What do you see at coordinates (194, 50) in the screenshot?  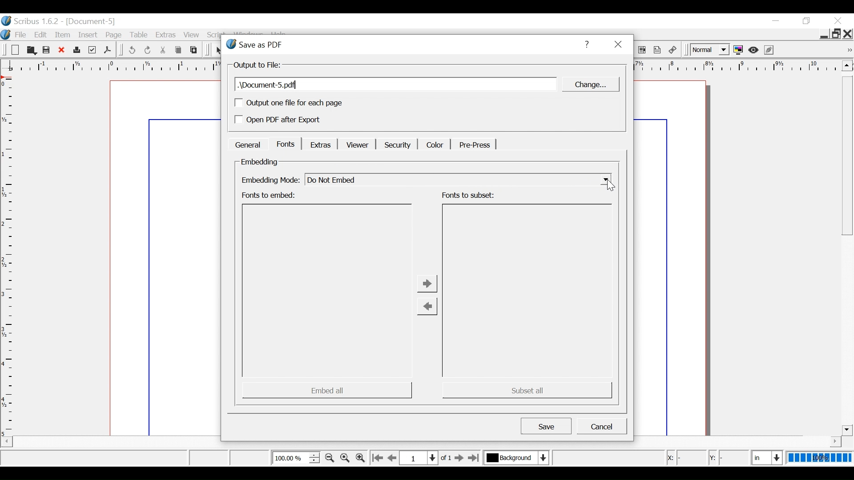 I see `Paste` at bounding box center [194, 50].